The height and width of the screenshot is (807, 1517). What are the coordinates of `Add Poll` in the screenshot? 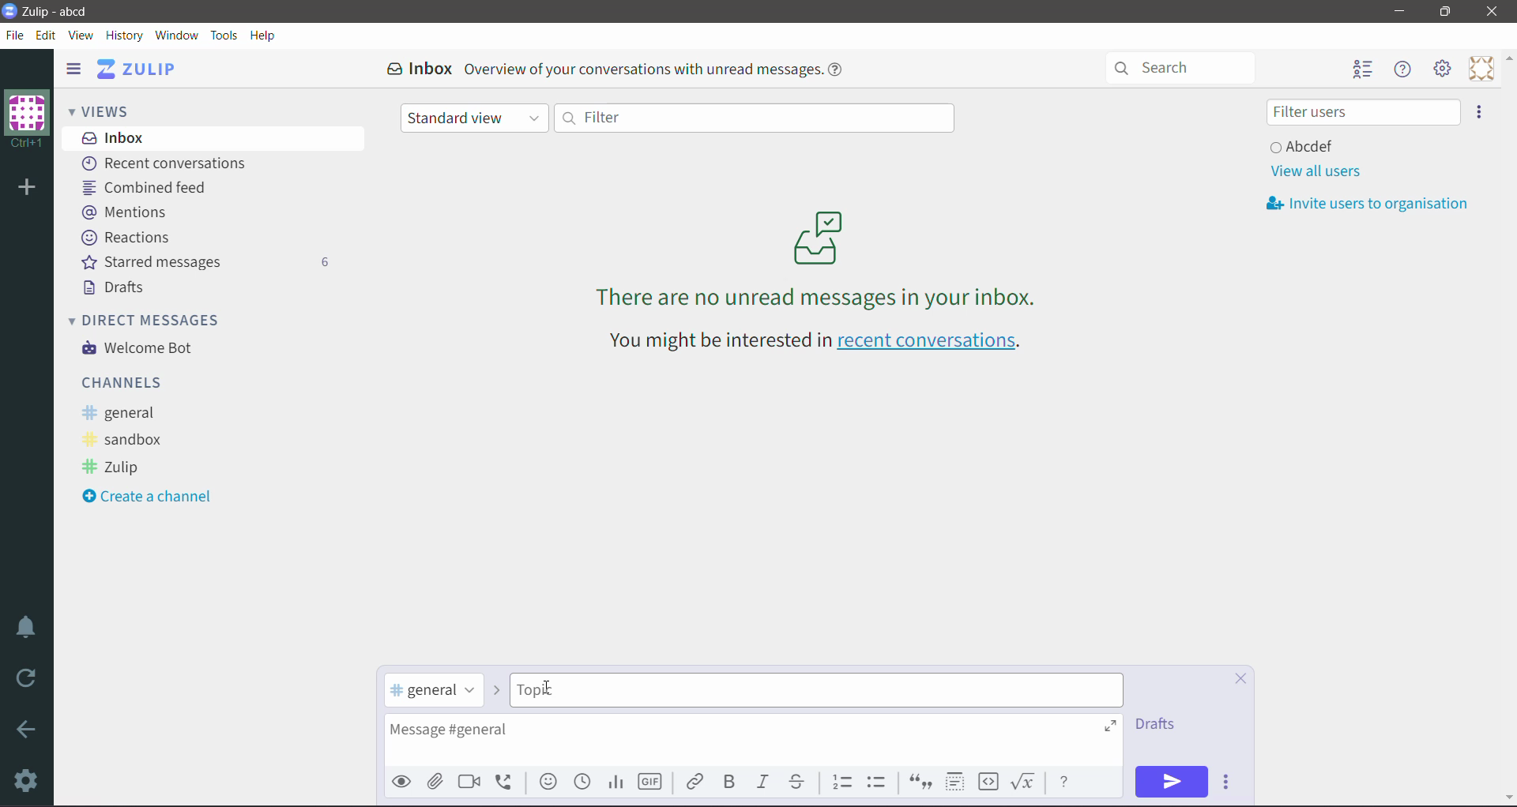 It's located at (615, 782).